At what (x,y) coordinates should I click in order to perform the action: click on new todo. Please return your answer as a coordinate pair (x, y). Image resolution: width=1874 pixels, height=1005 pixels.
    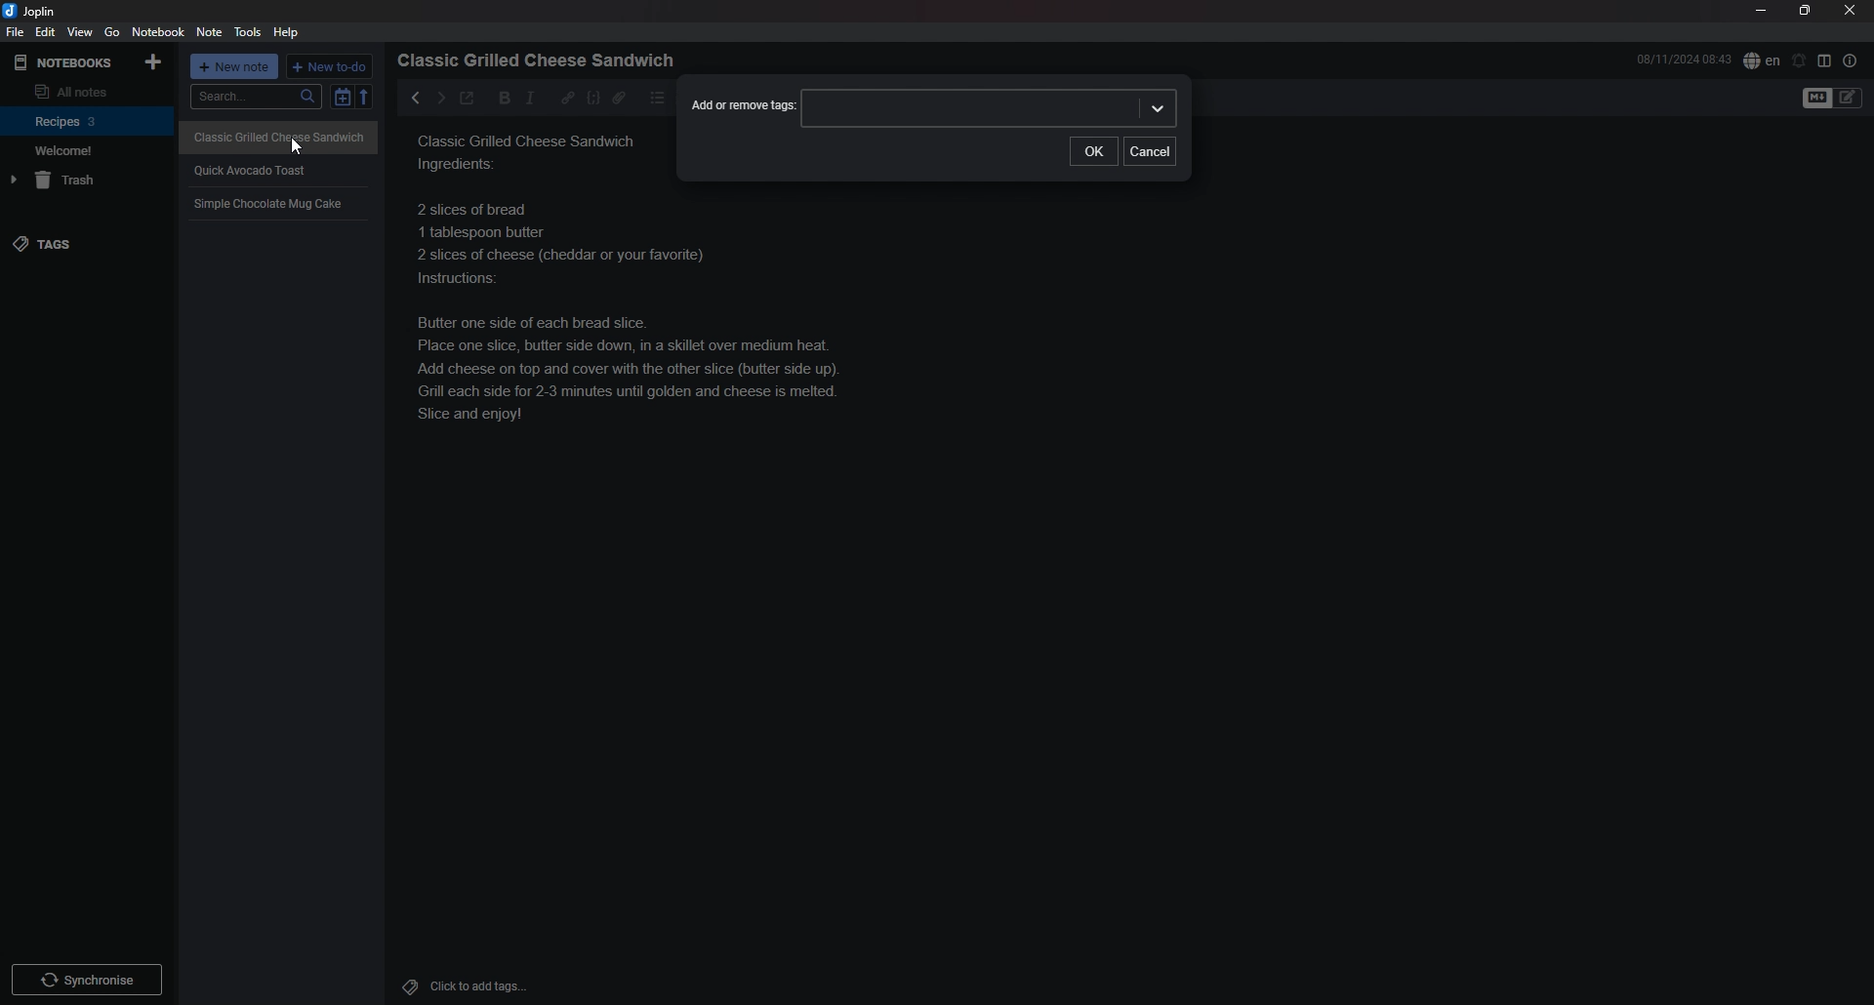
    Looking at the image, I should click on (331, 66).